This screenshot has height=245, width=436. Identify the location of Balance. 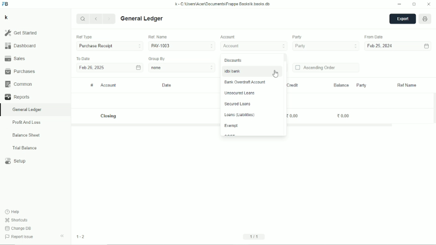
(341, 85).